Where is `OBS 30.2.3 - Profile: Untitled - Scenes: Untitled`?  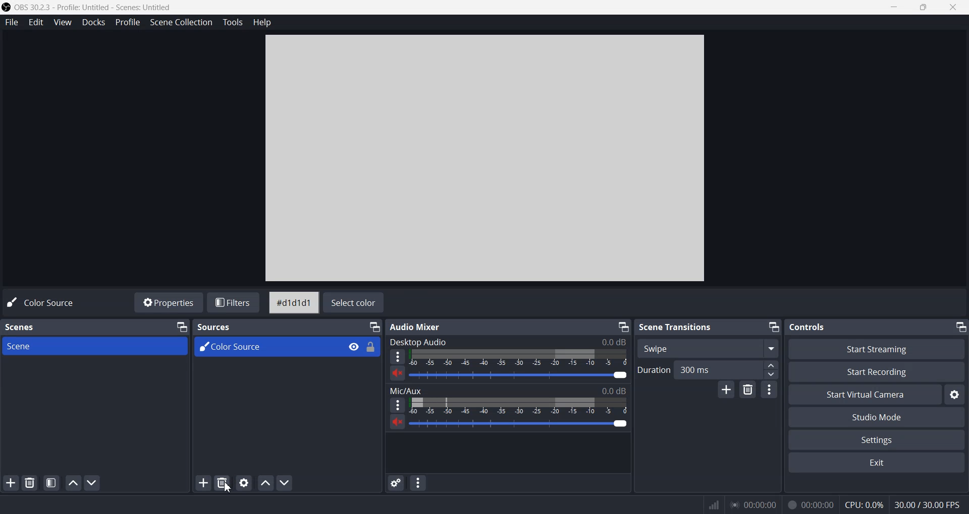
OBS 30.2.3 - Profile: Untitled - Scenes: Untitled is located at coordinates (89, 7).